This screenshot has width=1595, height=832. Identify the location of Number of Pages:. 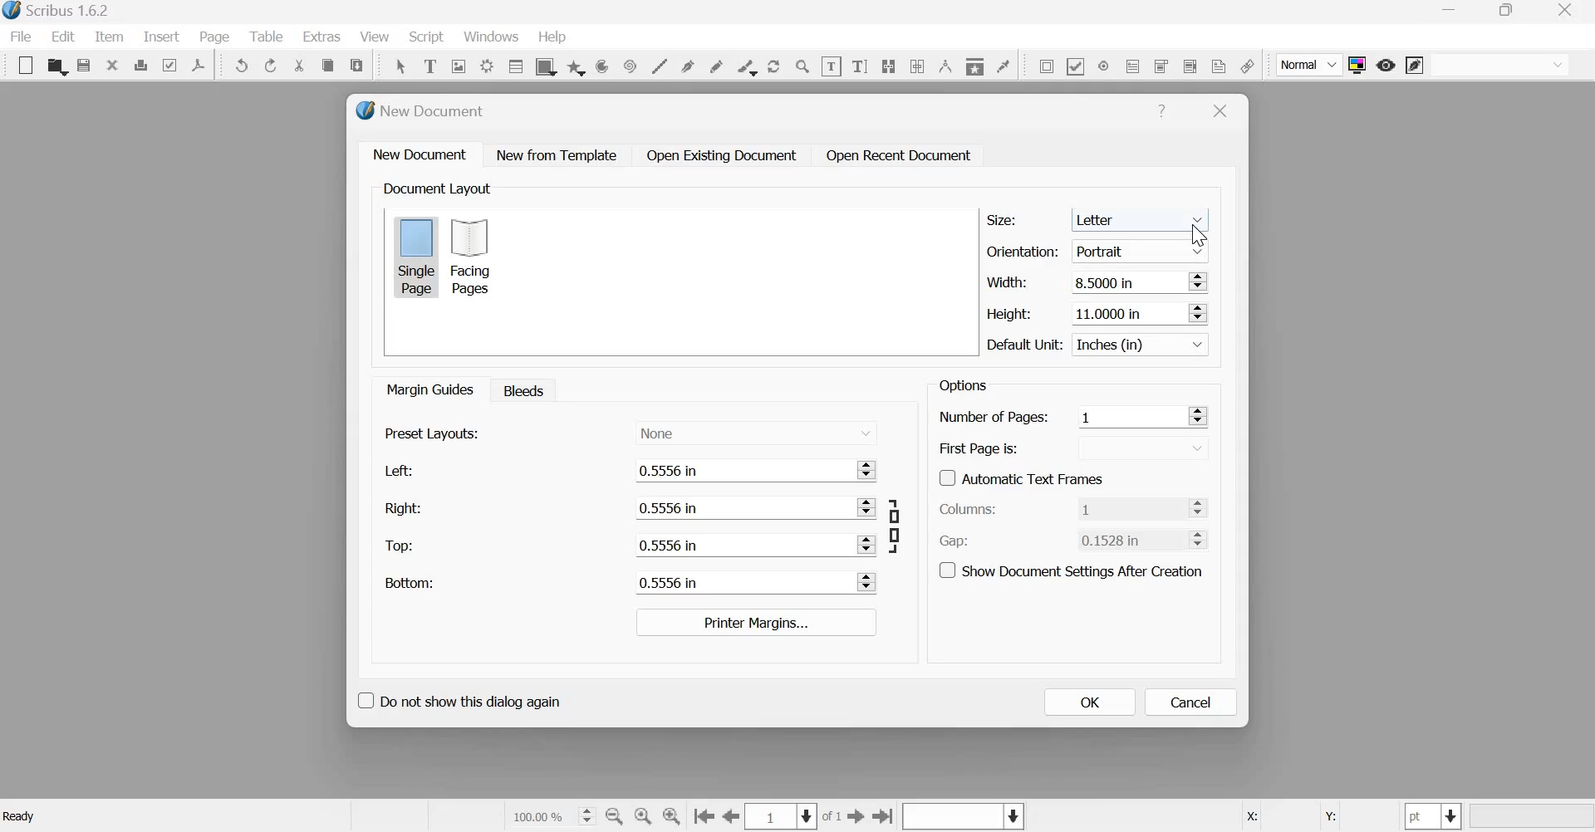
(994, 418).